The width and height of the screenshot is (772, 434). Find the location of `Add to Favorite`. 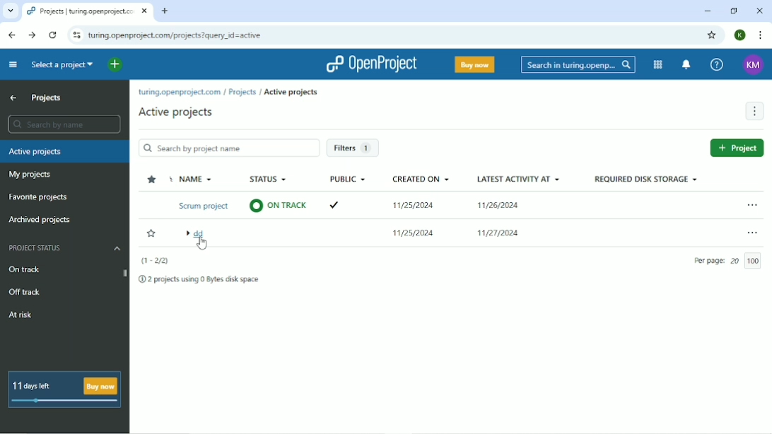

Add to Favorite is located at coordinates (151, 234).